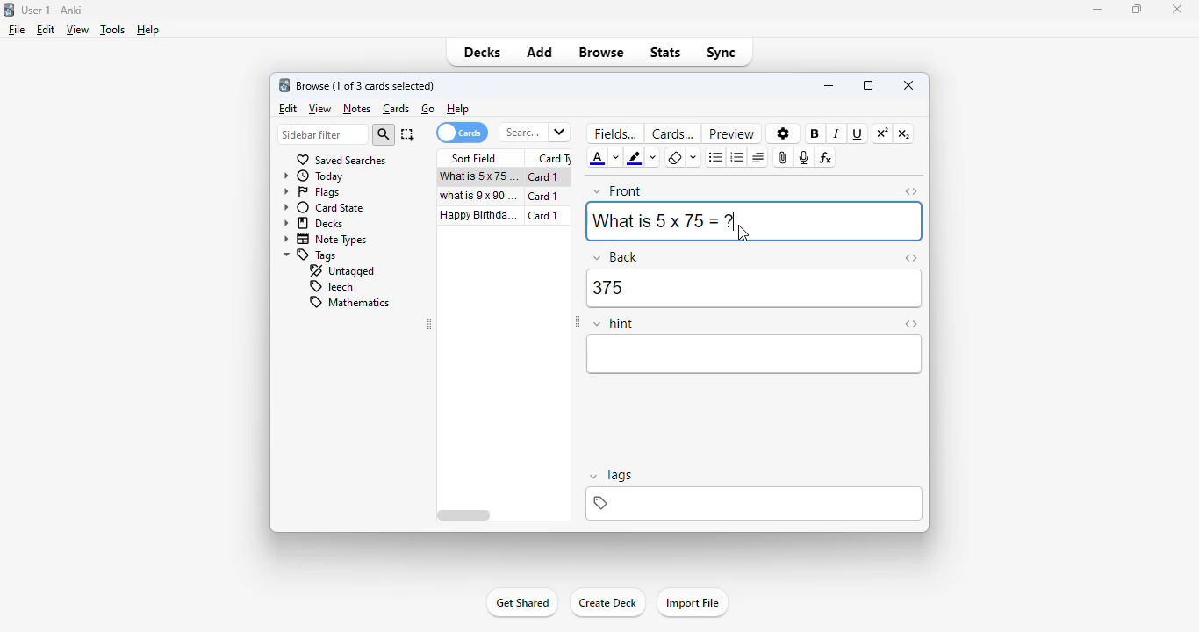 The image size is (1199, 632). I want to click on record audio, so click(805, 157).